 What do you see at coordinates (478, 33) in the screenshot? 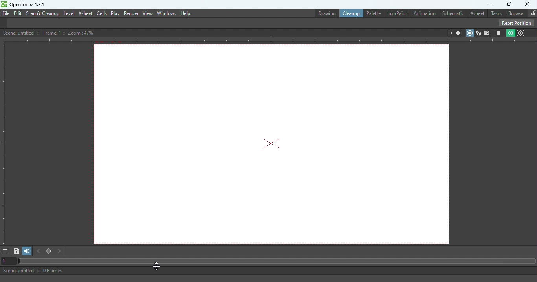
I see `3D View` at bounding box center [478, 33].